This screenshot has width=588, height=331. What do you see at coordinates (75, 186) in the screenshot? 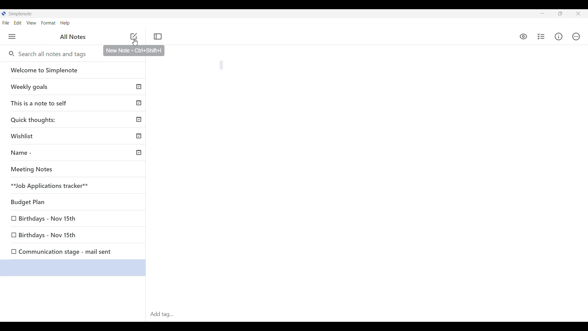
I see `**Job Applications tracker**` at bounding box center [75, 186].